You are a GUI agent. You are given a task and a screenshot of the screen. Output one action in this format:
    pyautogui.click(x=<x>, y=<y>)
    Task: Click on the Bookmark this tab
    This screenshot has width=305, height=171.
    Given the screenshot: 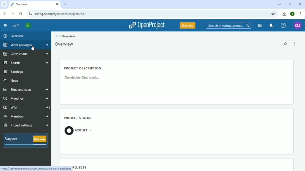 What is the action you would take?
    pyautogui.click(x=273, y=14)
    